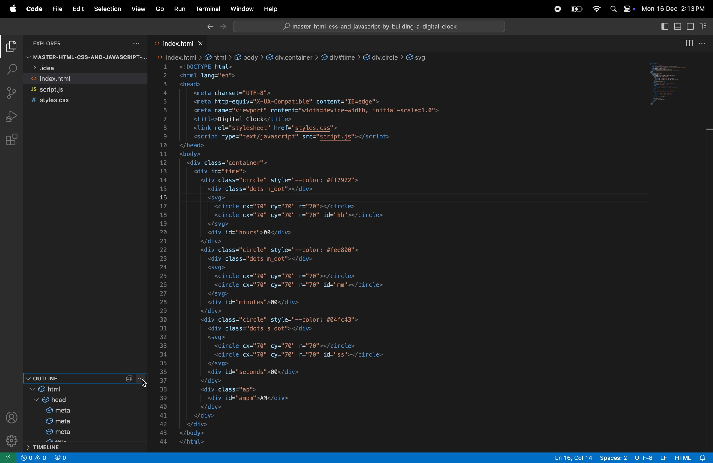 The height and width of the screenshot is (463, 713). I want to click on Run, so click(179, 9).